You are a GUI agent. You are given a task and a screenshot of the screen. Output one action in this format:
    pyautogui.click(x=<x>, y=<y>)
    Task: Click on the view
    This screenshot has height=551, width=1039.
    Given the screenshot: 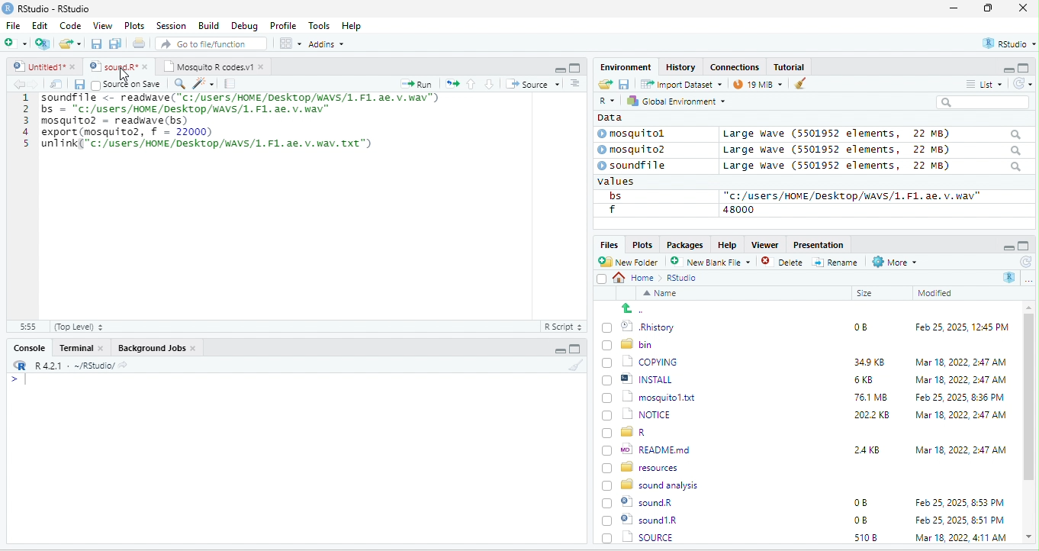 What is the action you would take?
    pyautogui.click(x=290, y=43)
    